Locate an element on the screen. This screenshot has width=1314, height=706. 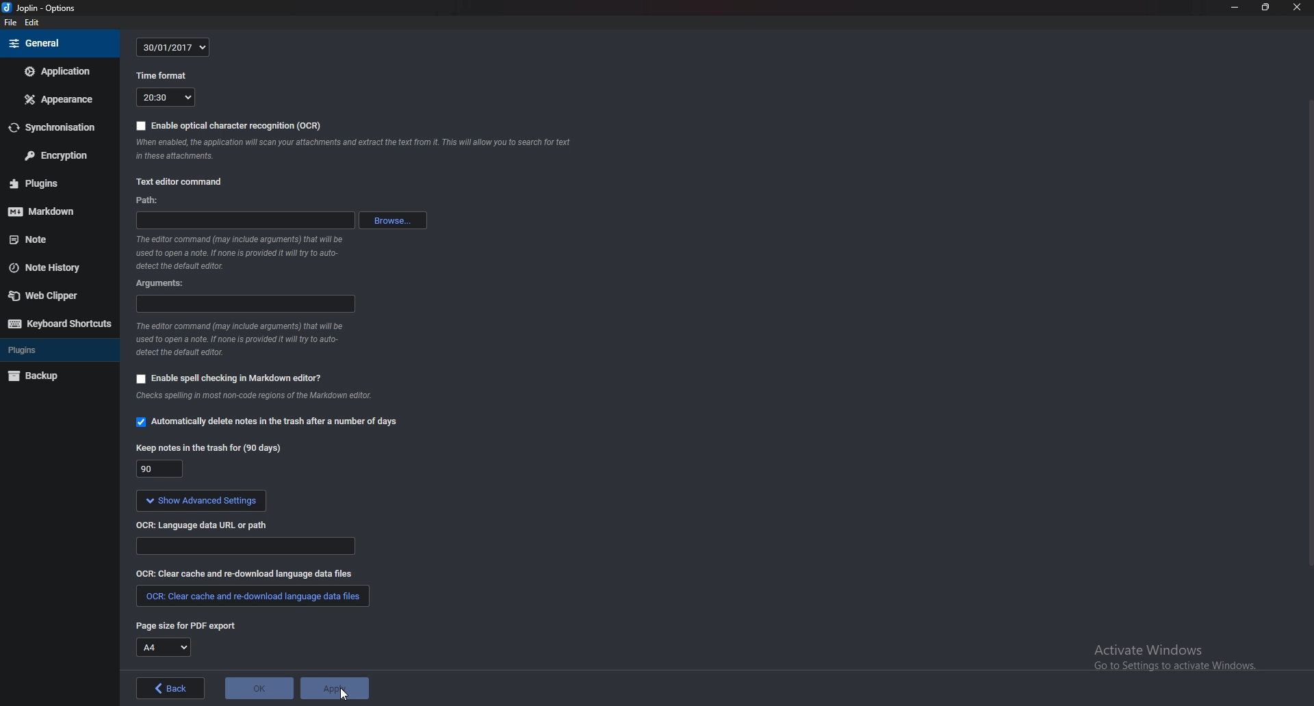
browse is located at coordinates (391, 220).